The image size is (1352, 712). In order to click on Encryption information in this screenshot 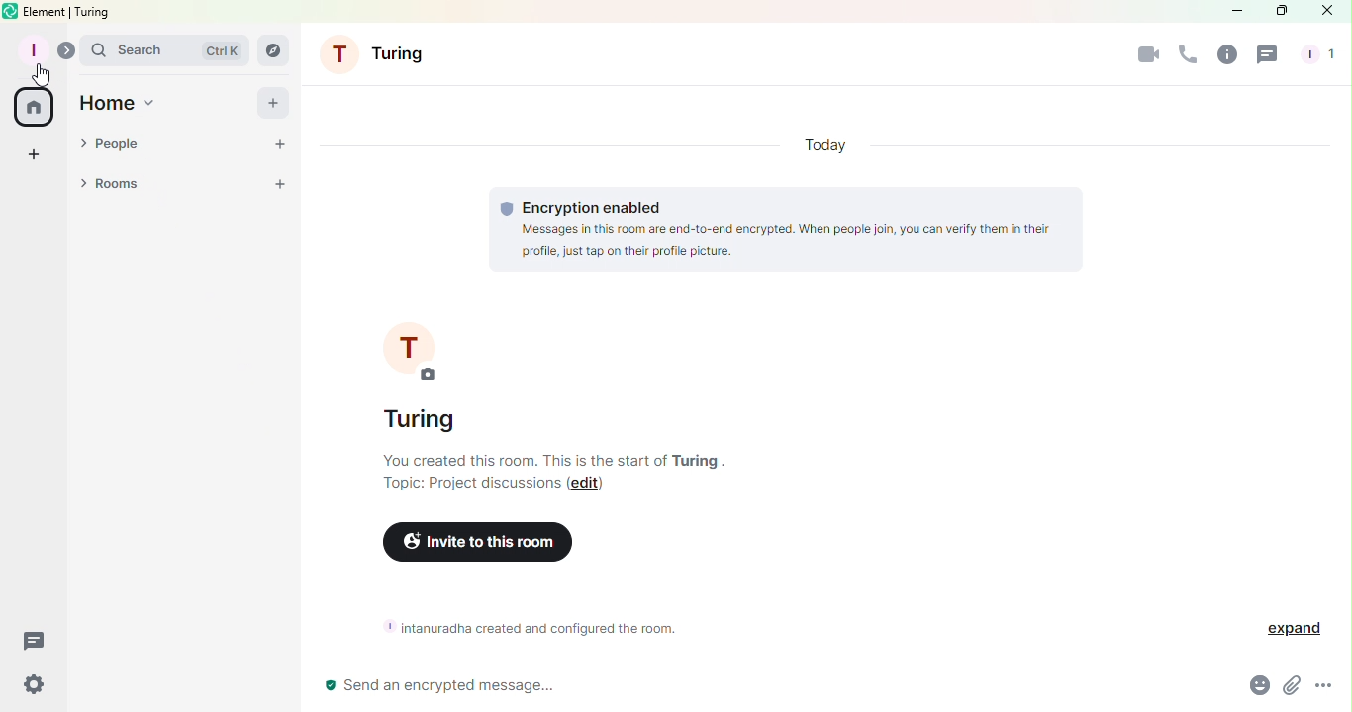, I will do `click(786, 230)`.